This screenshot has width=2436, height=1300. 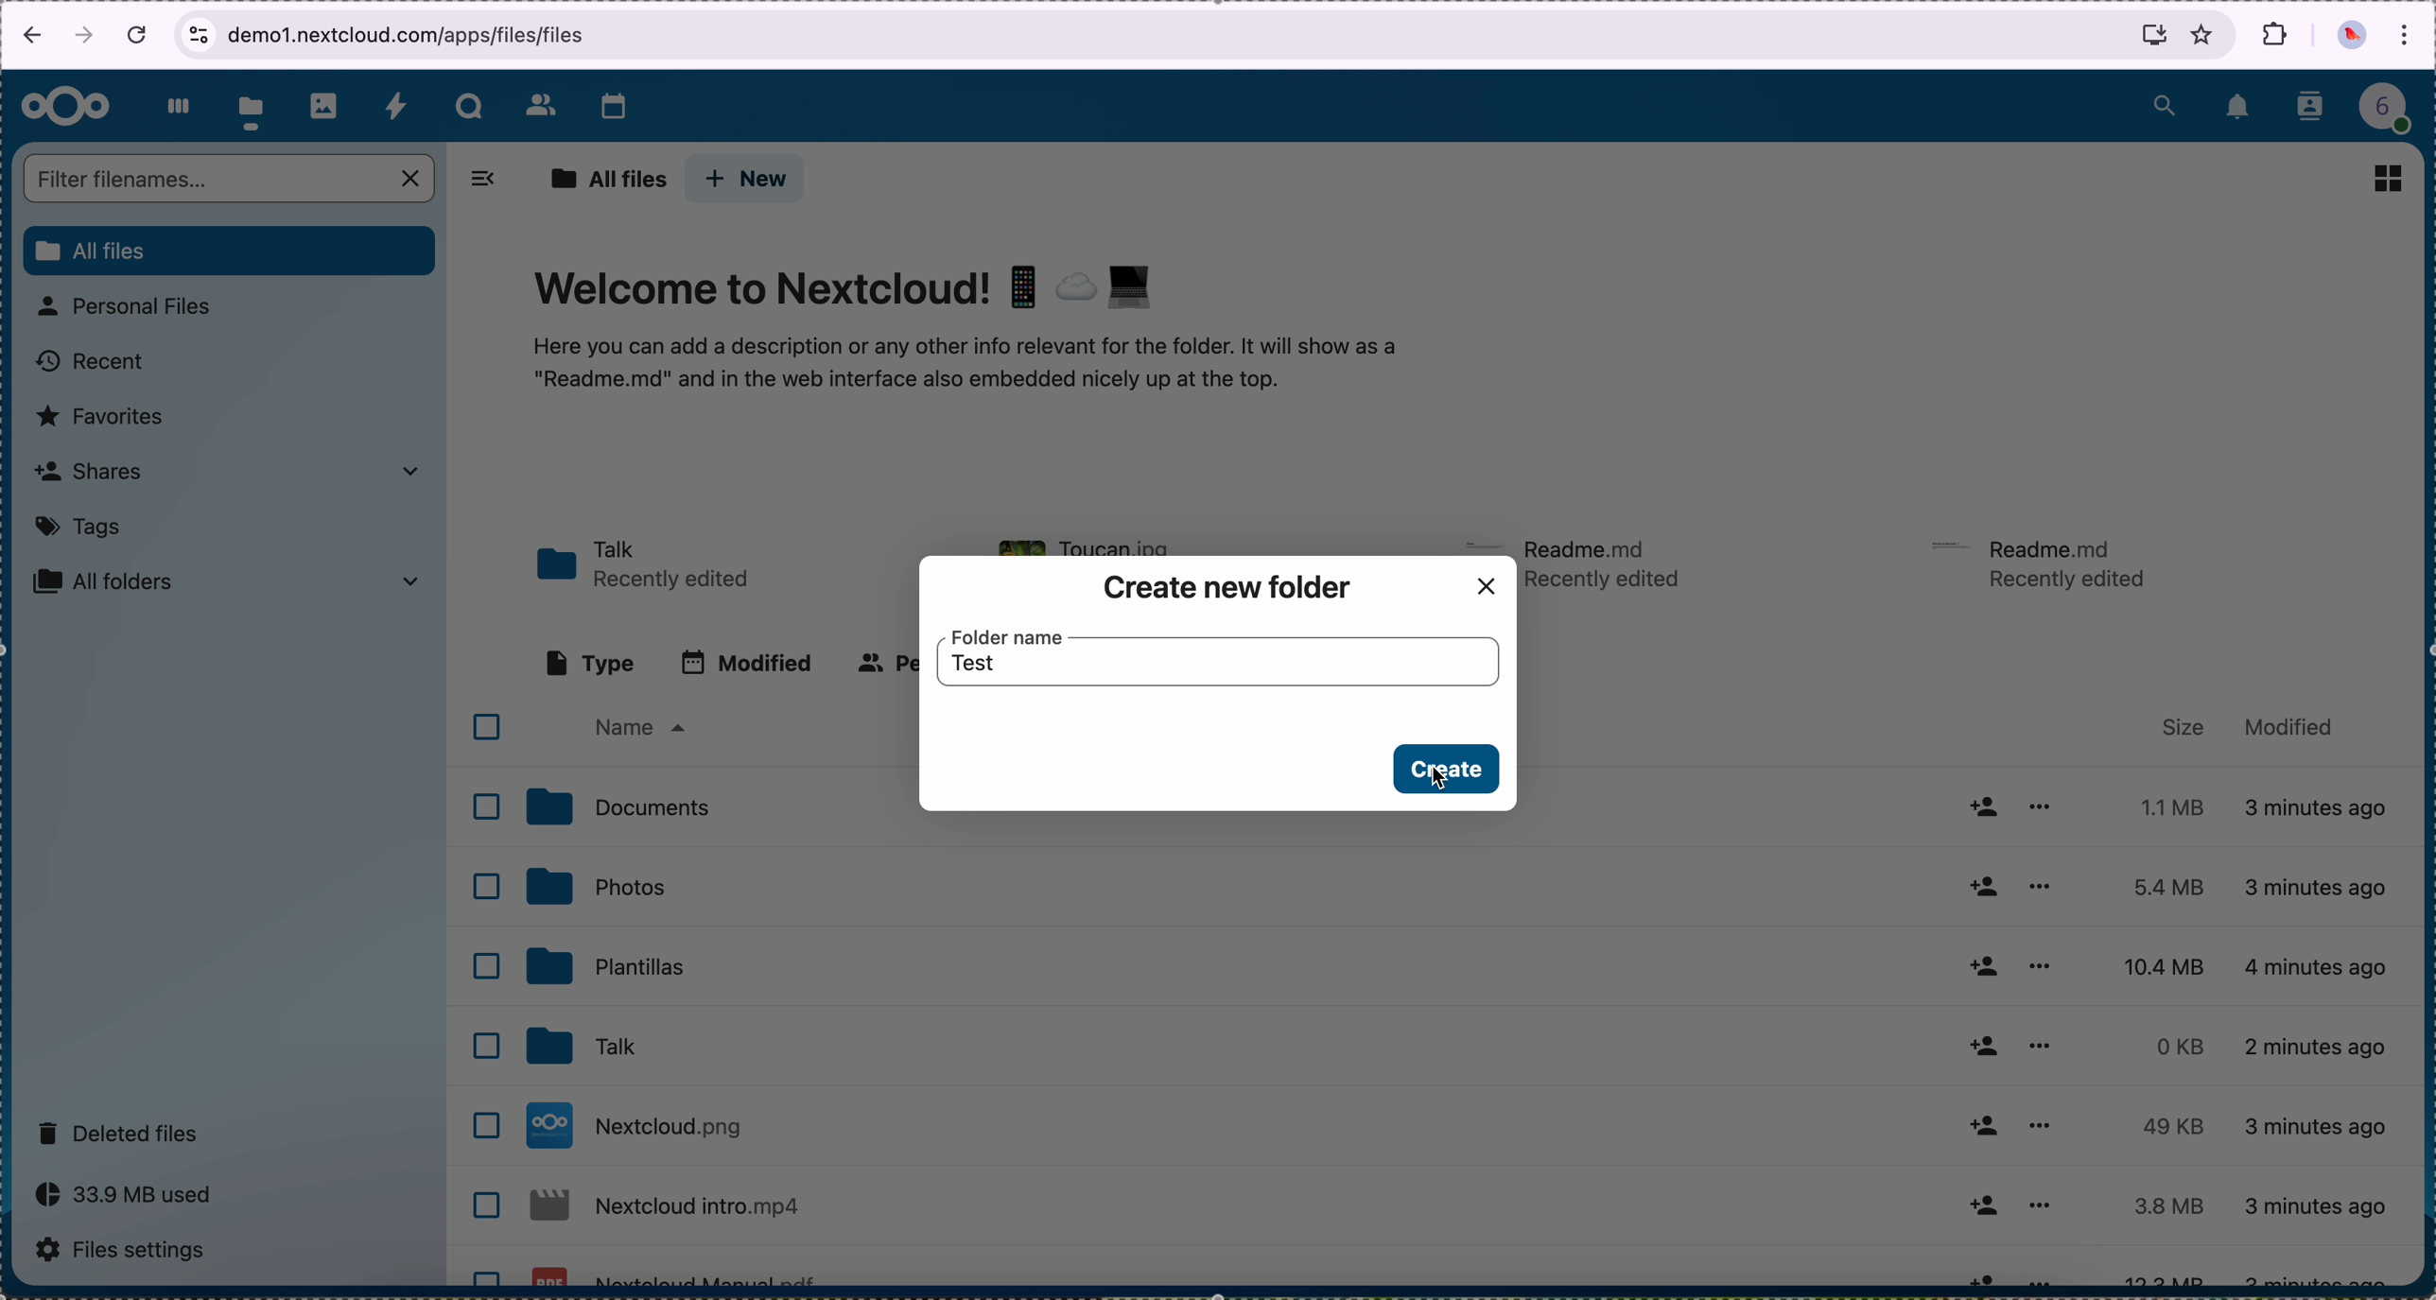 What do you see at coordinates (232, 181) in the screenshot?
I see `search bar` at bounding box center [232, 181].